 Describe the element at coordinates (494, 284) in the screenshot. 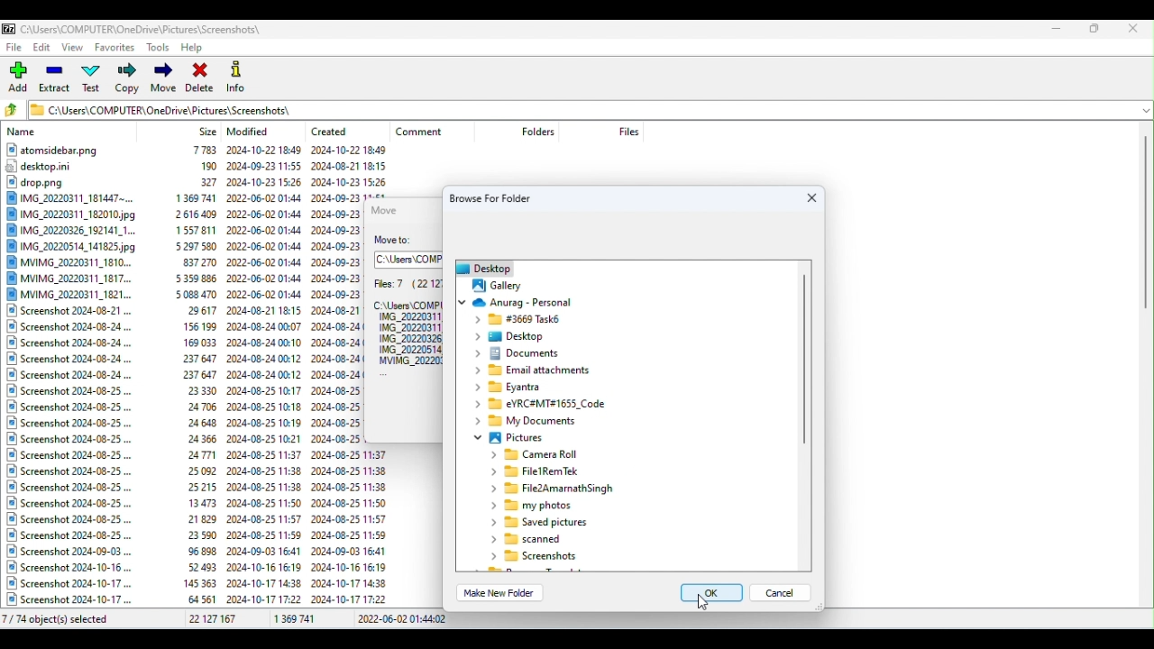

I see `cursor` at that location.